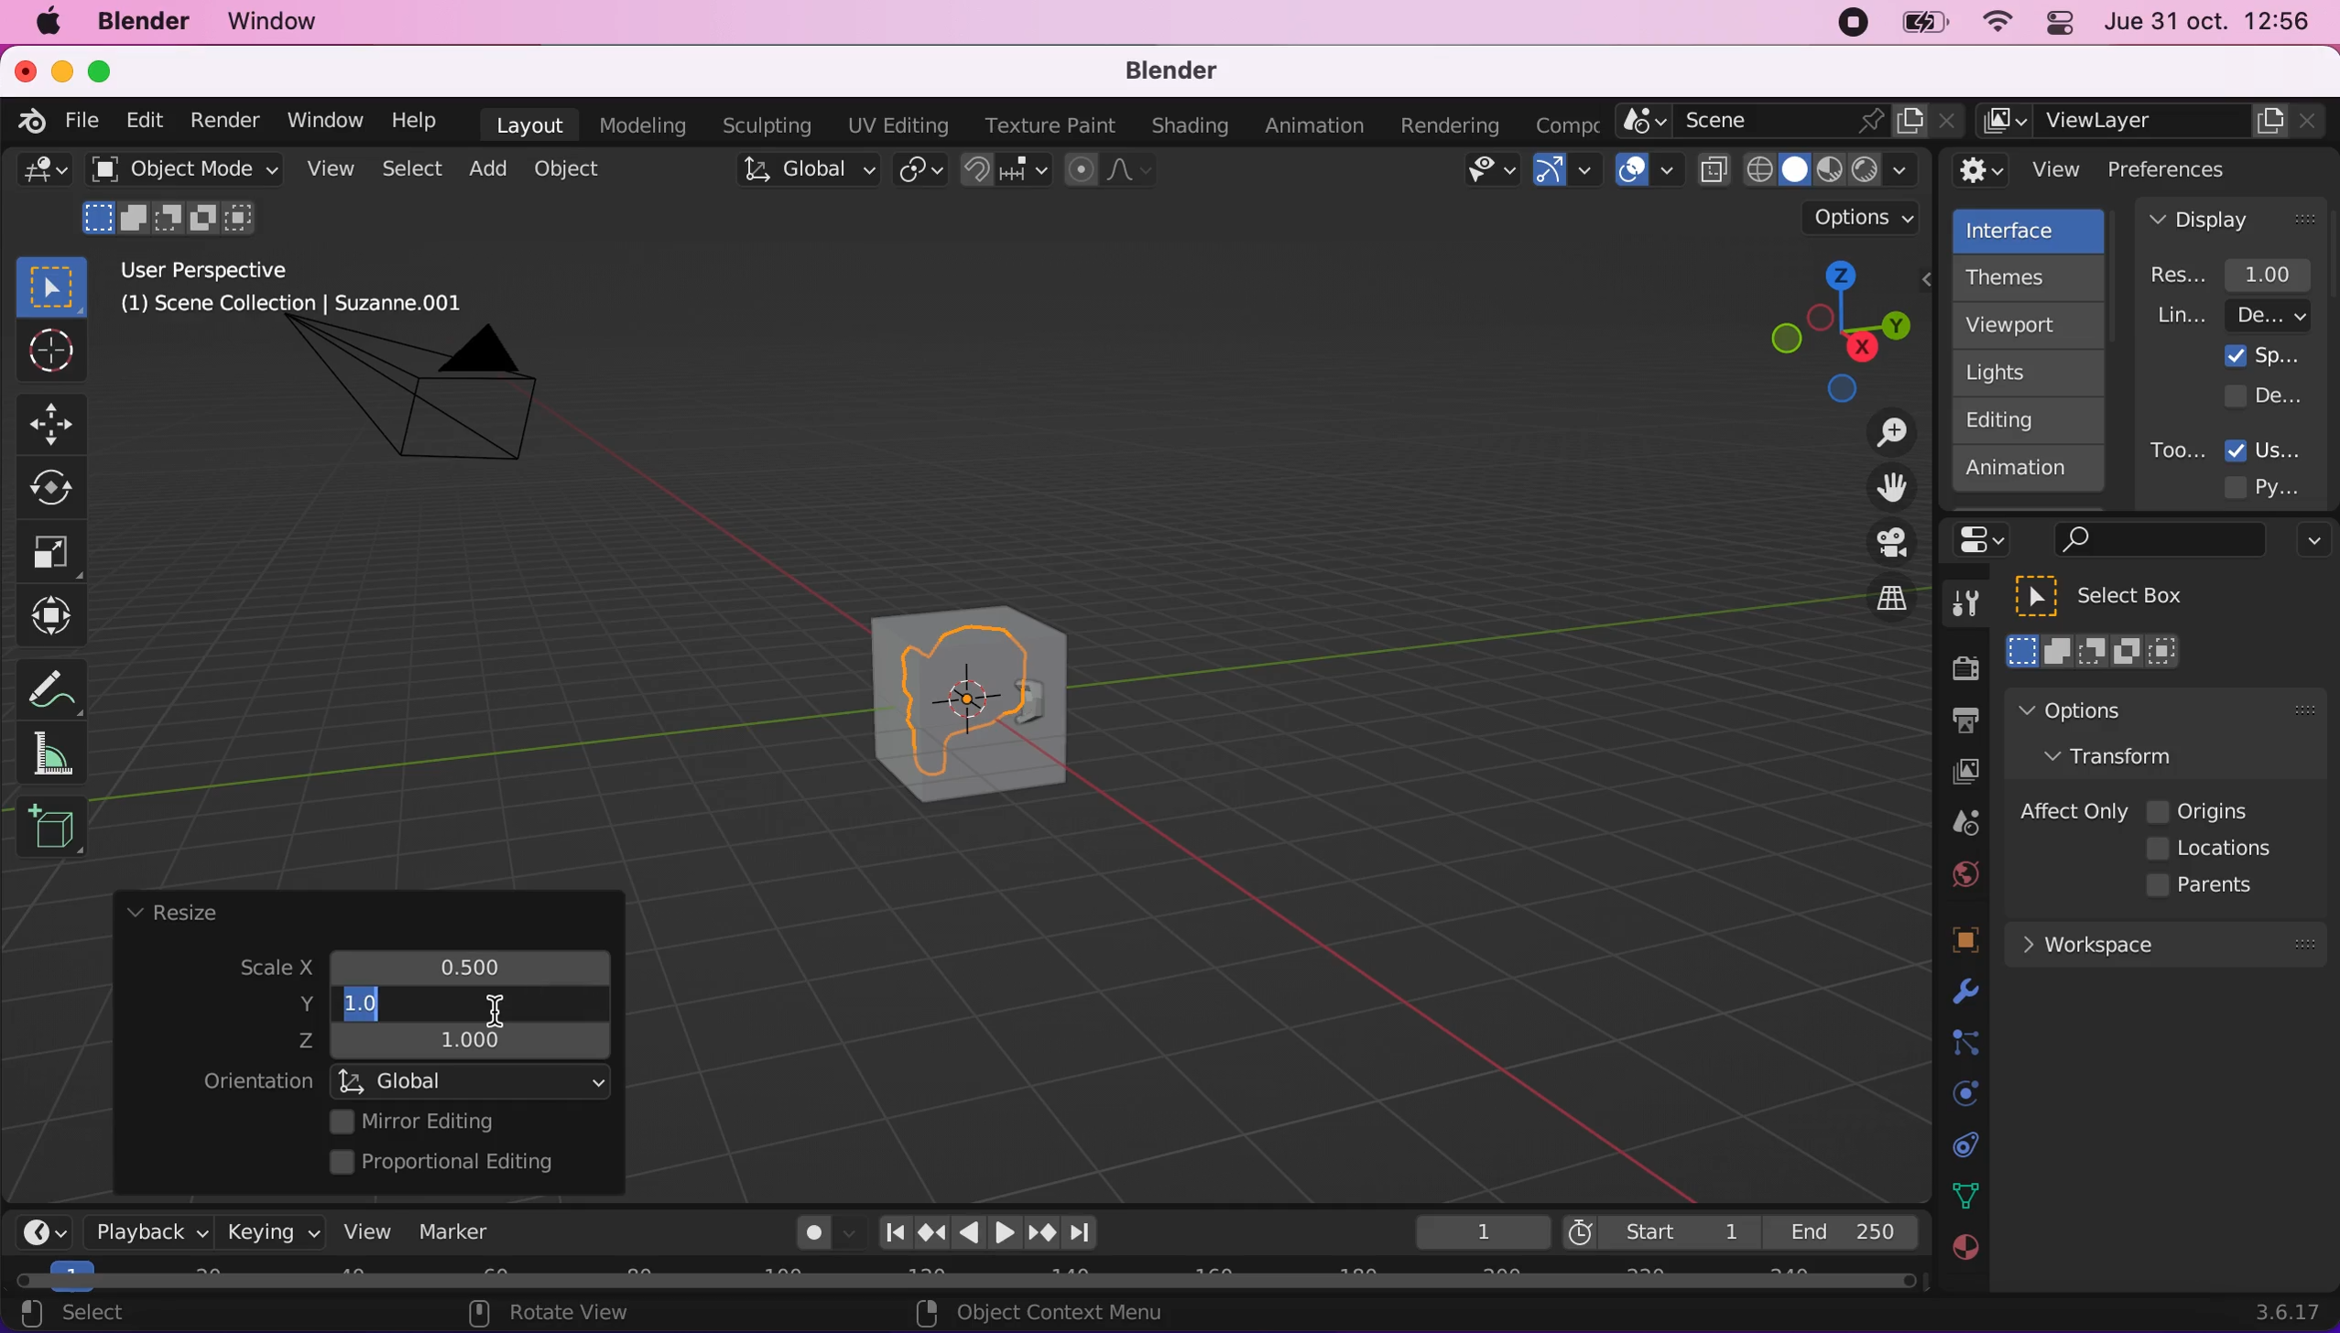 This screenshot has width=2340, height=1333. Describe the element at coordinates (257, 1082) in the screenshot. I see `orientation` at that location.